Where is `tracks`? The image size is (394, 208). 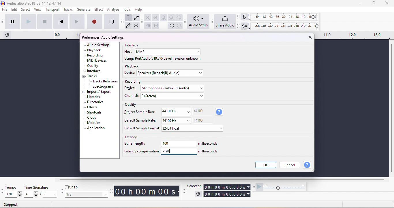
tracks is located at coordinates (92, 76).